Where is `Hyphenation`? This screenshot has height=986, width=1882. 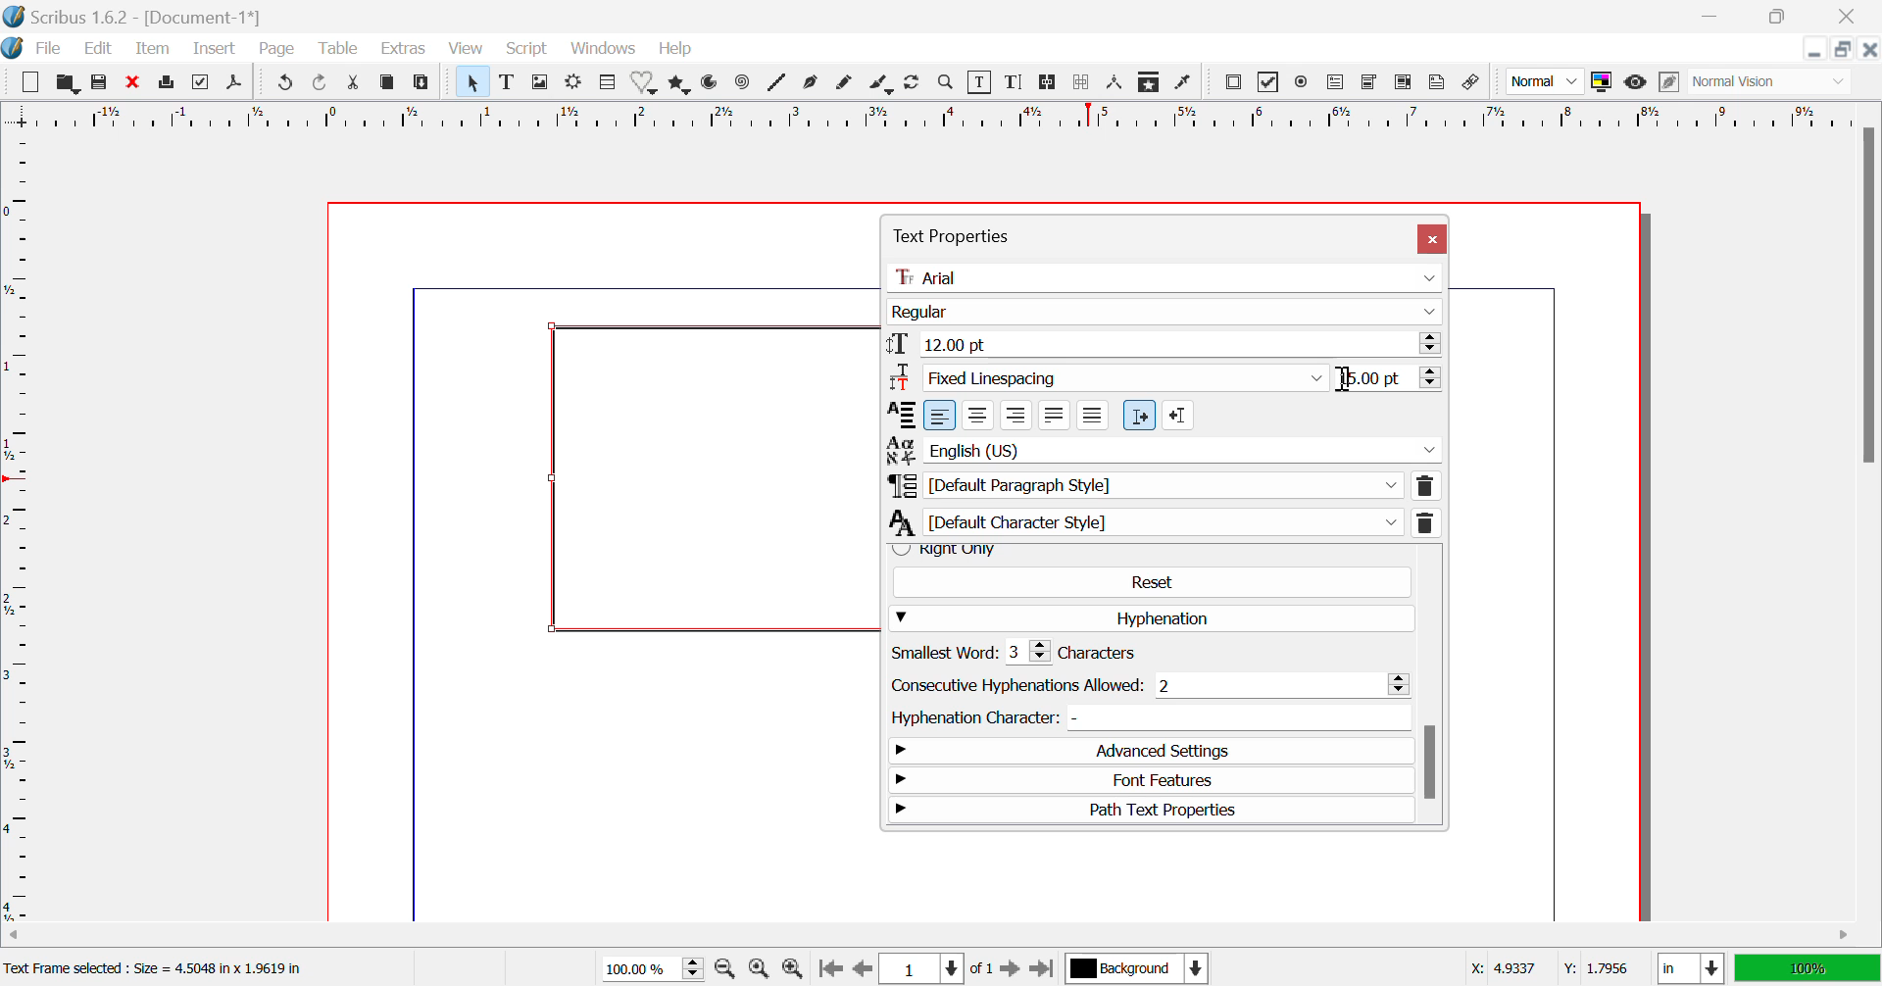 Hyphenation is located at coordinates (1153, 618).